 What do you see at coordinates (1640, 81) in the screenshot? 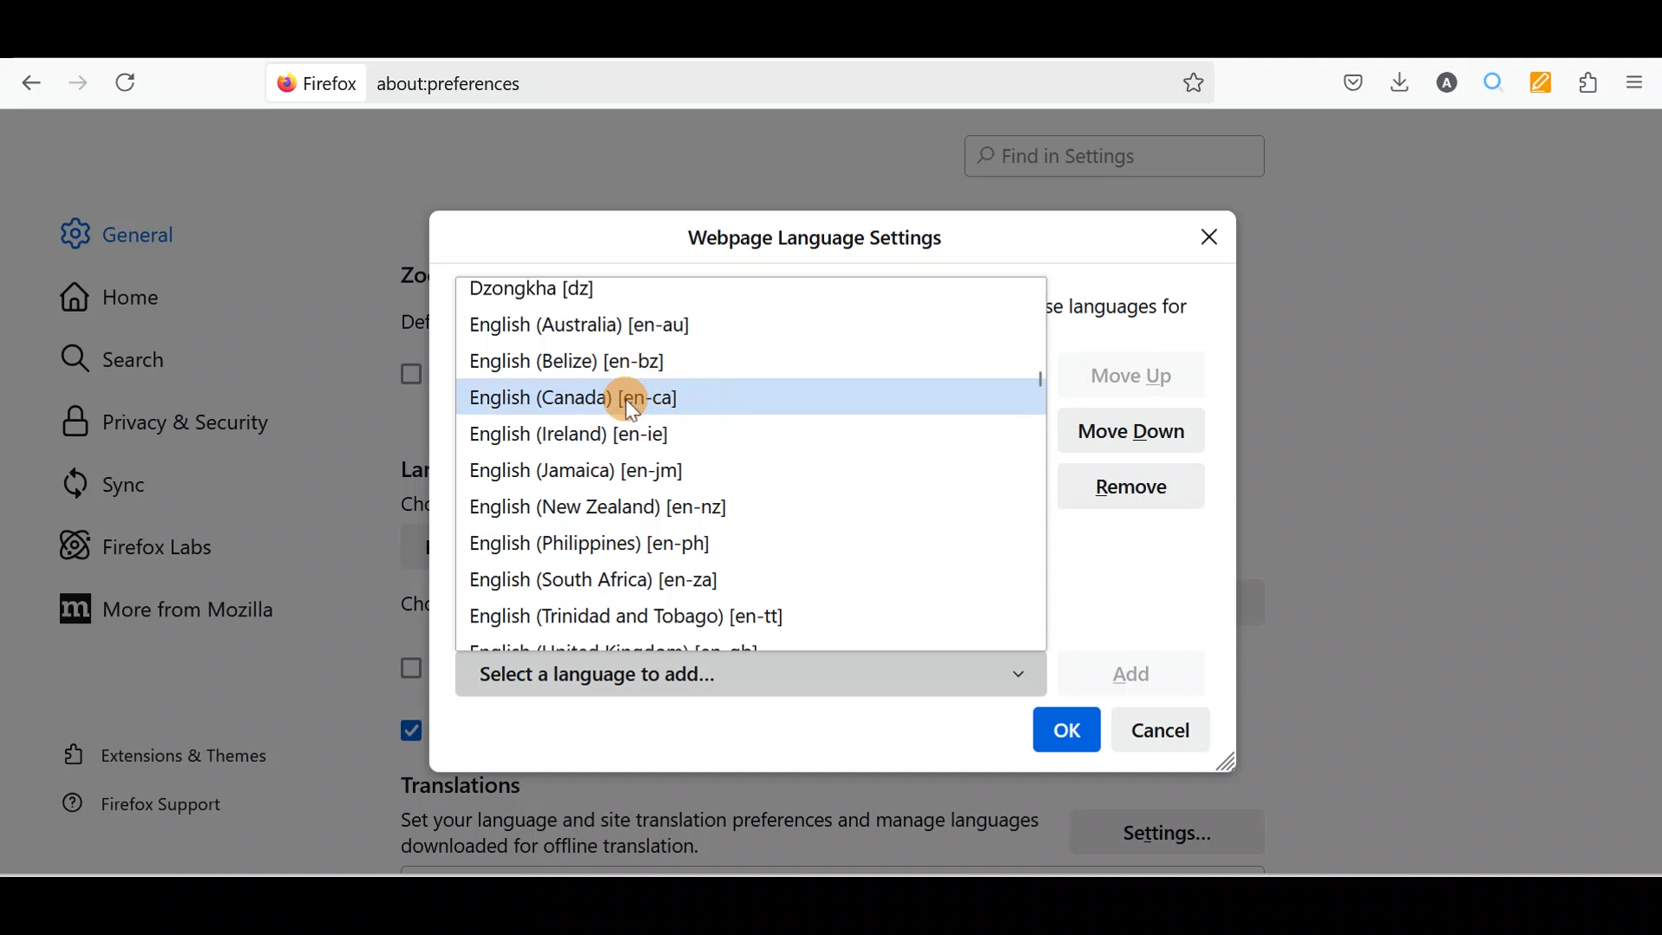
I see `Open application menu` at bounding box center [1640, 81].